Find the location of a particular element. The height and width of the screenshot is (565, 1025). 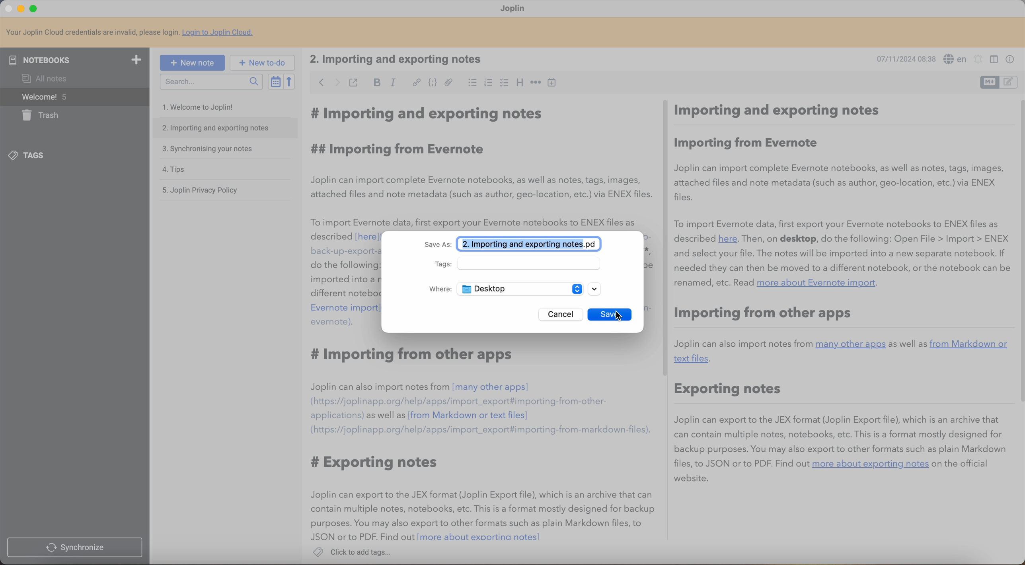

welcome to Joplin note is located at coordinates (202, 107).